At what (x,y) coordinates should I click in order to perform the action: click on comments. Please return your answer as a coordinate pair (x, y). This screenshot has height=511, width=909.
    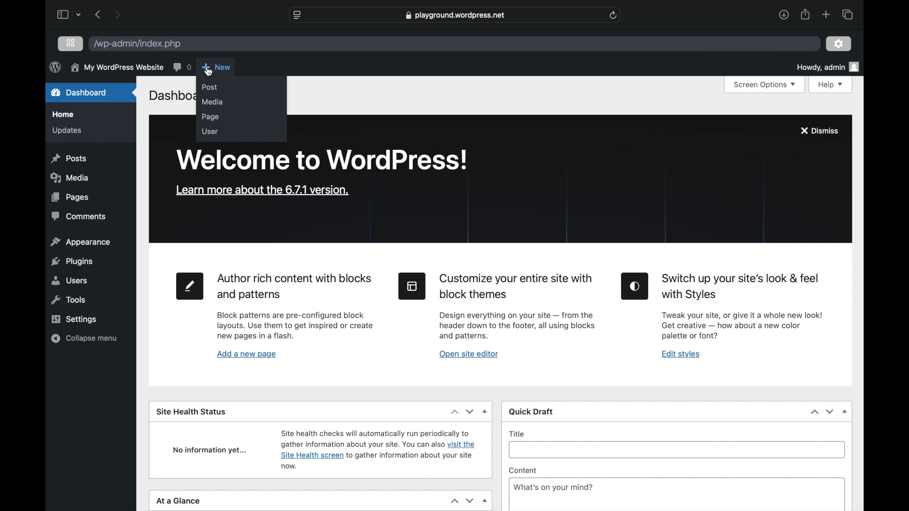
    Looking at the image, I should click on (182, 67).